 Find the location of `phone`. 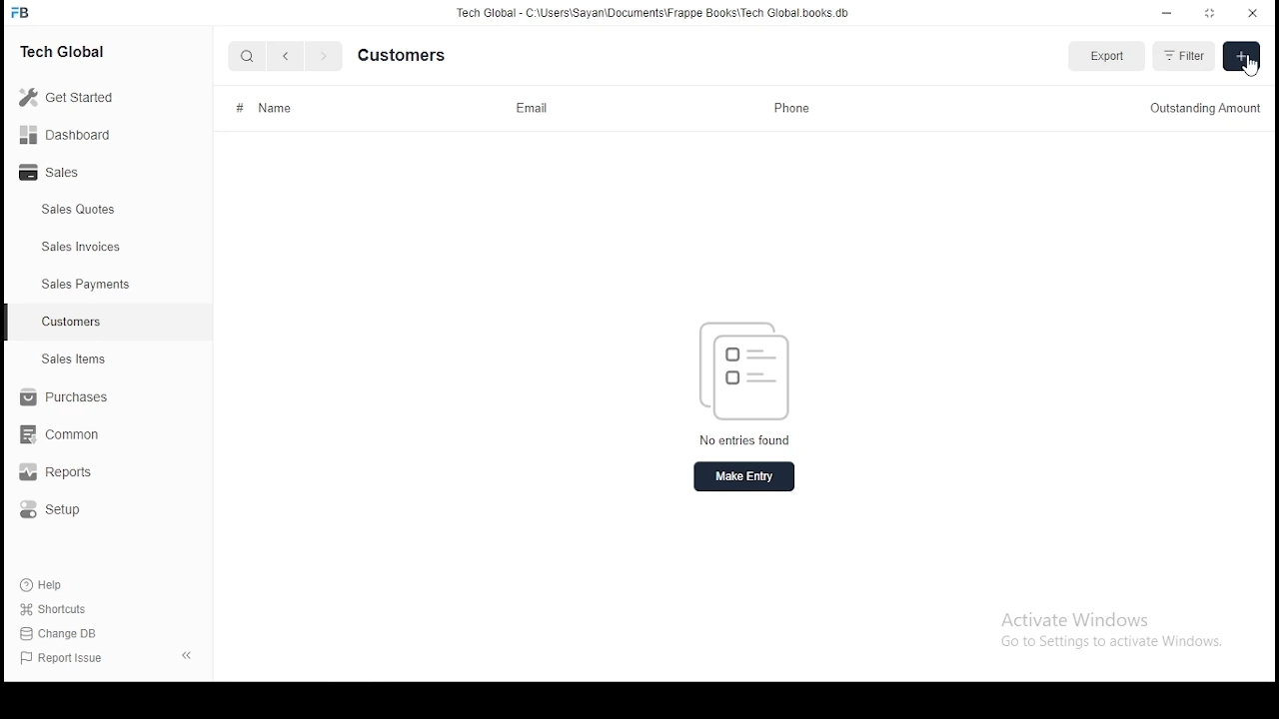

phone is located at coordinates (792, 107).